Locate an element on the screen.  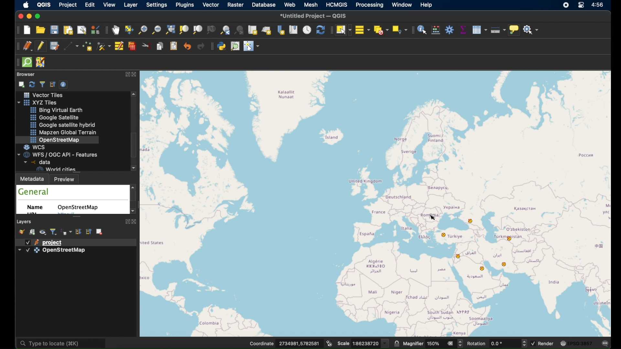
remove layer/group is located at coordinates (100, 232).